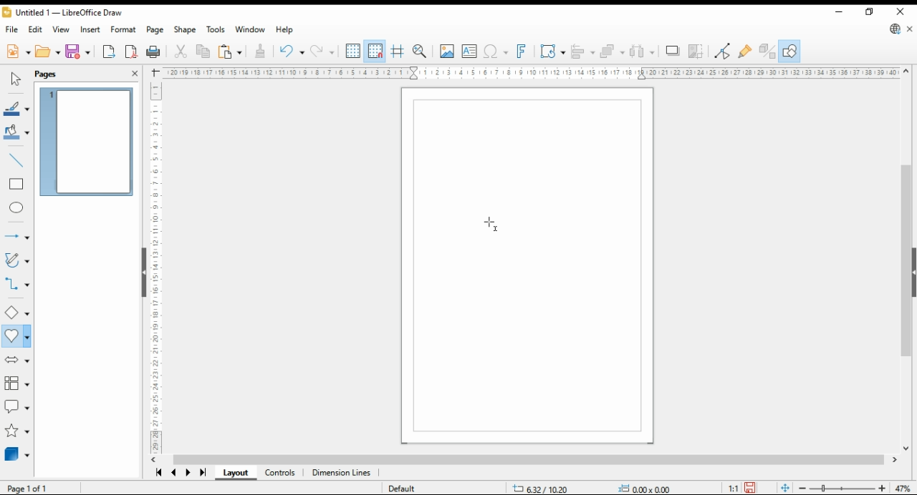 This screenshot has height=495, width=917. Describe the element at coordinates (16, 431) in the screenshot. I see `stars and banners` at that location.